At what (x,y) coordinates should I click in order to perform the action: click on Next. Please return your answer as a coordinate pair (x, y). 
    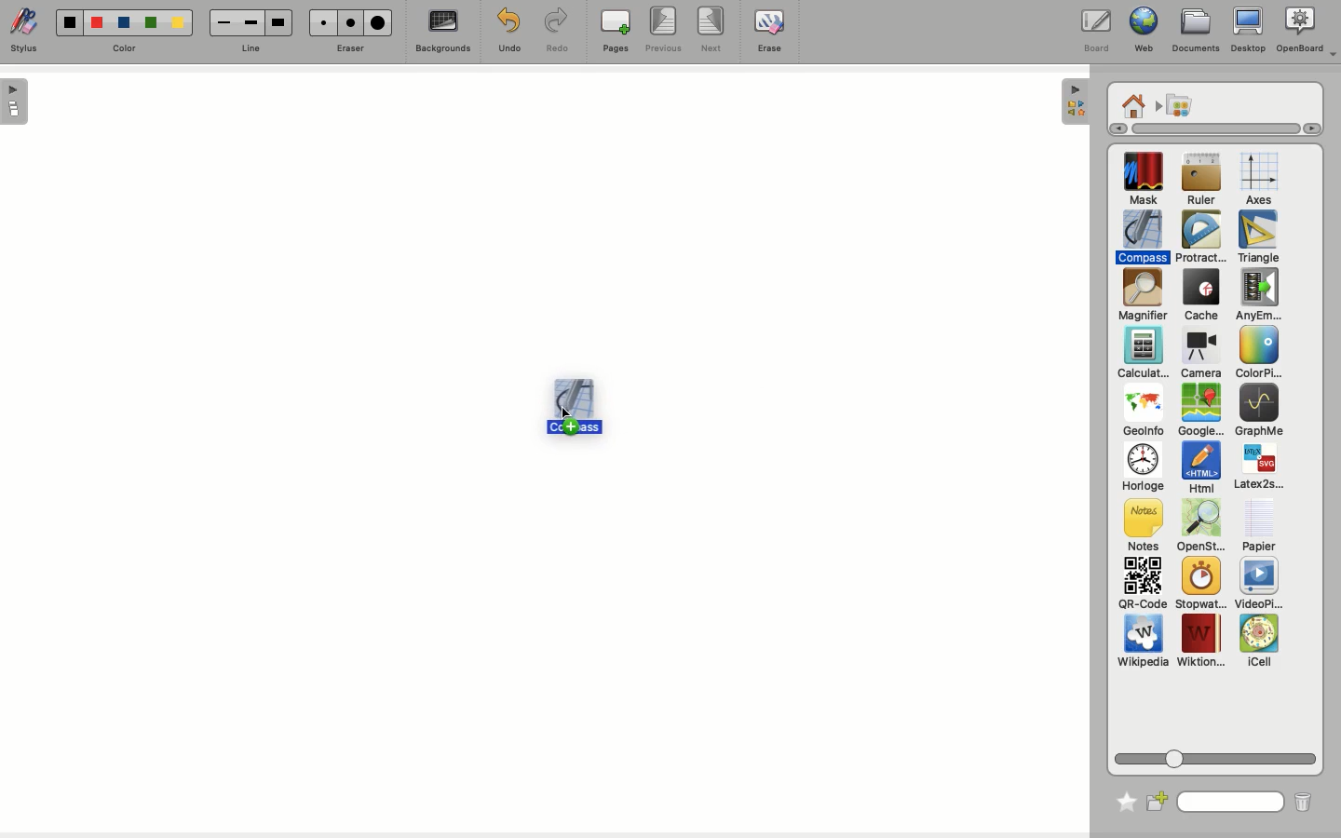
    Looking at the image, I should click on (713, 31).